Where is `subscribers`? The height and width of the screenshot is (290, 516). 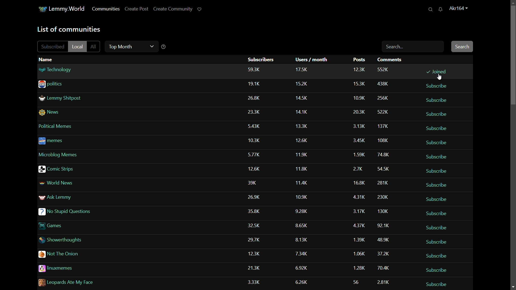
subscribers is located at coordinates (257, 240).